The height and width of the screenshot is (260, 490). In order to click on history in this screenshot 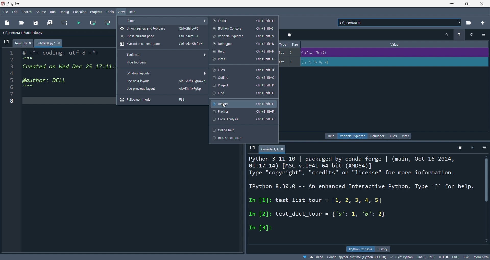, I will do `click(243, 103)`.